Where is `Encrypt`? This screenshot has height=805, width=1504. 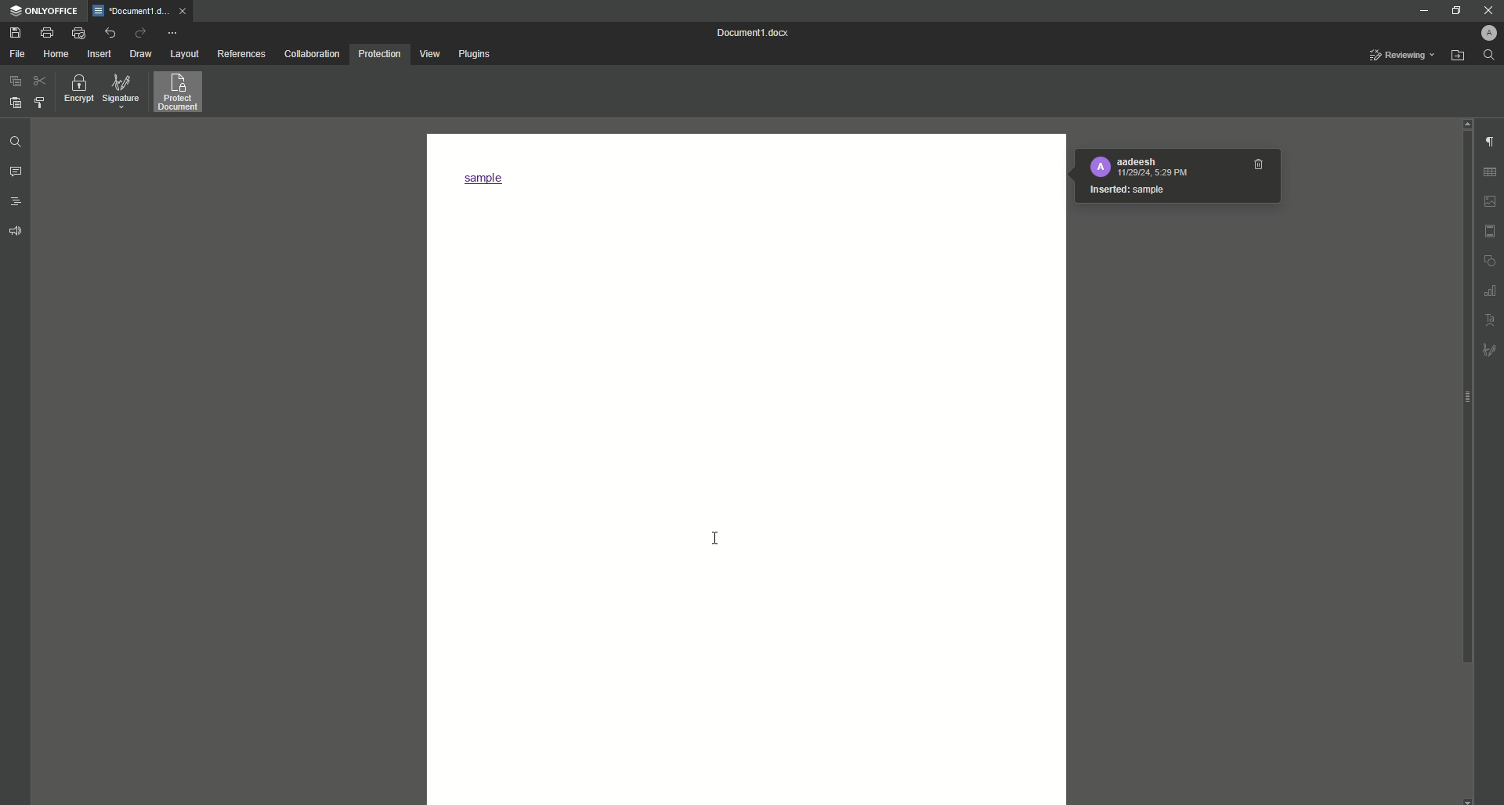 Encrypt is located at coordinates (75, 92).